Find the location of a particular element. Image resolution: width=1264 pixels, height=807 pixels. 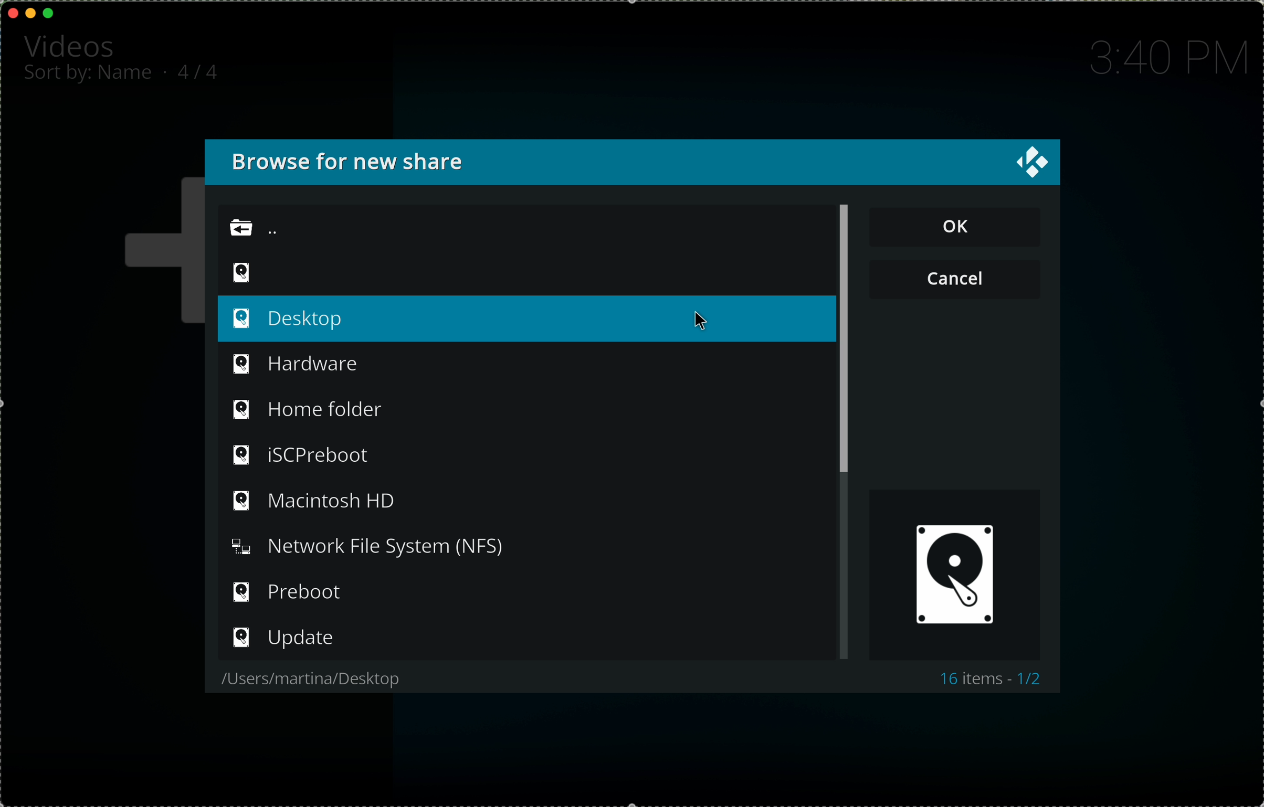

. is located at coordinates (168, 71).